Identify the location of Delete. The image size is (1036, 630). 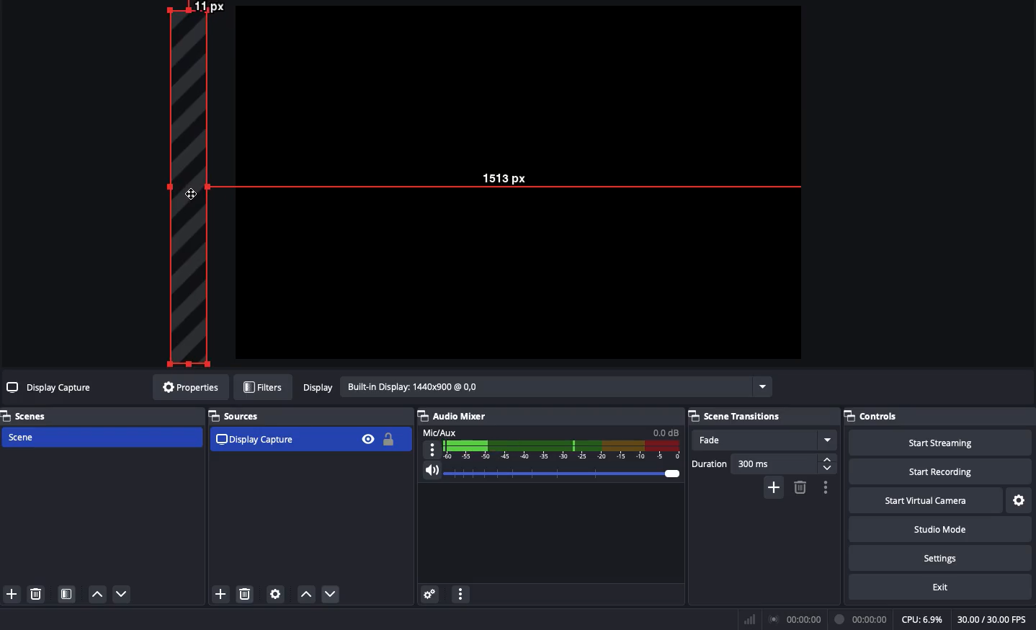
(799, 487).